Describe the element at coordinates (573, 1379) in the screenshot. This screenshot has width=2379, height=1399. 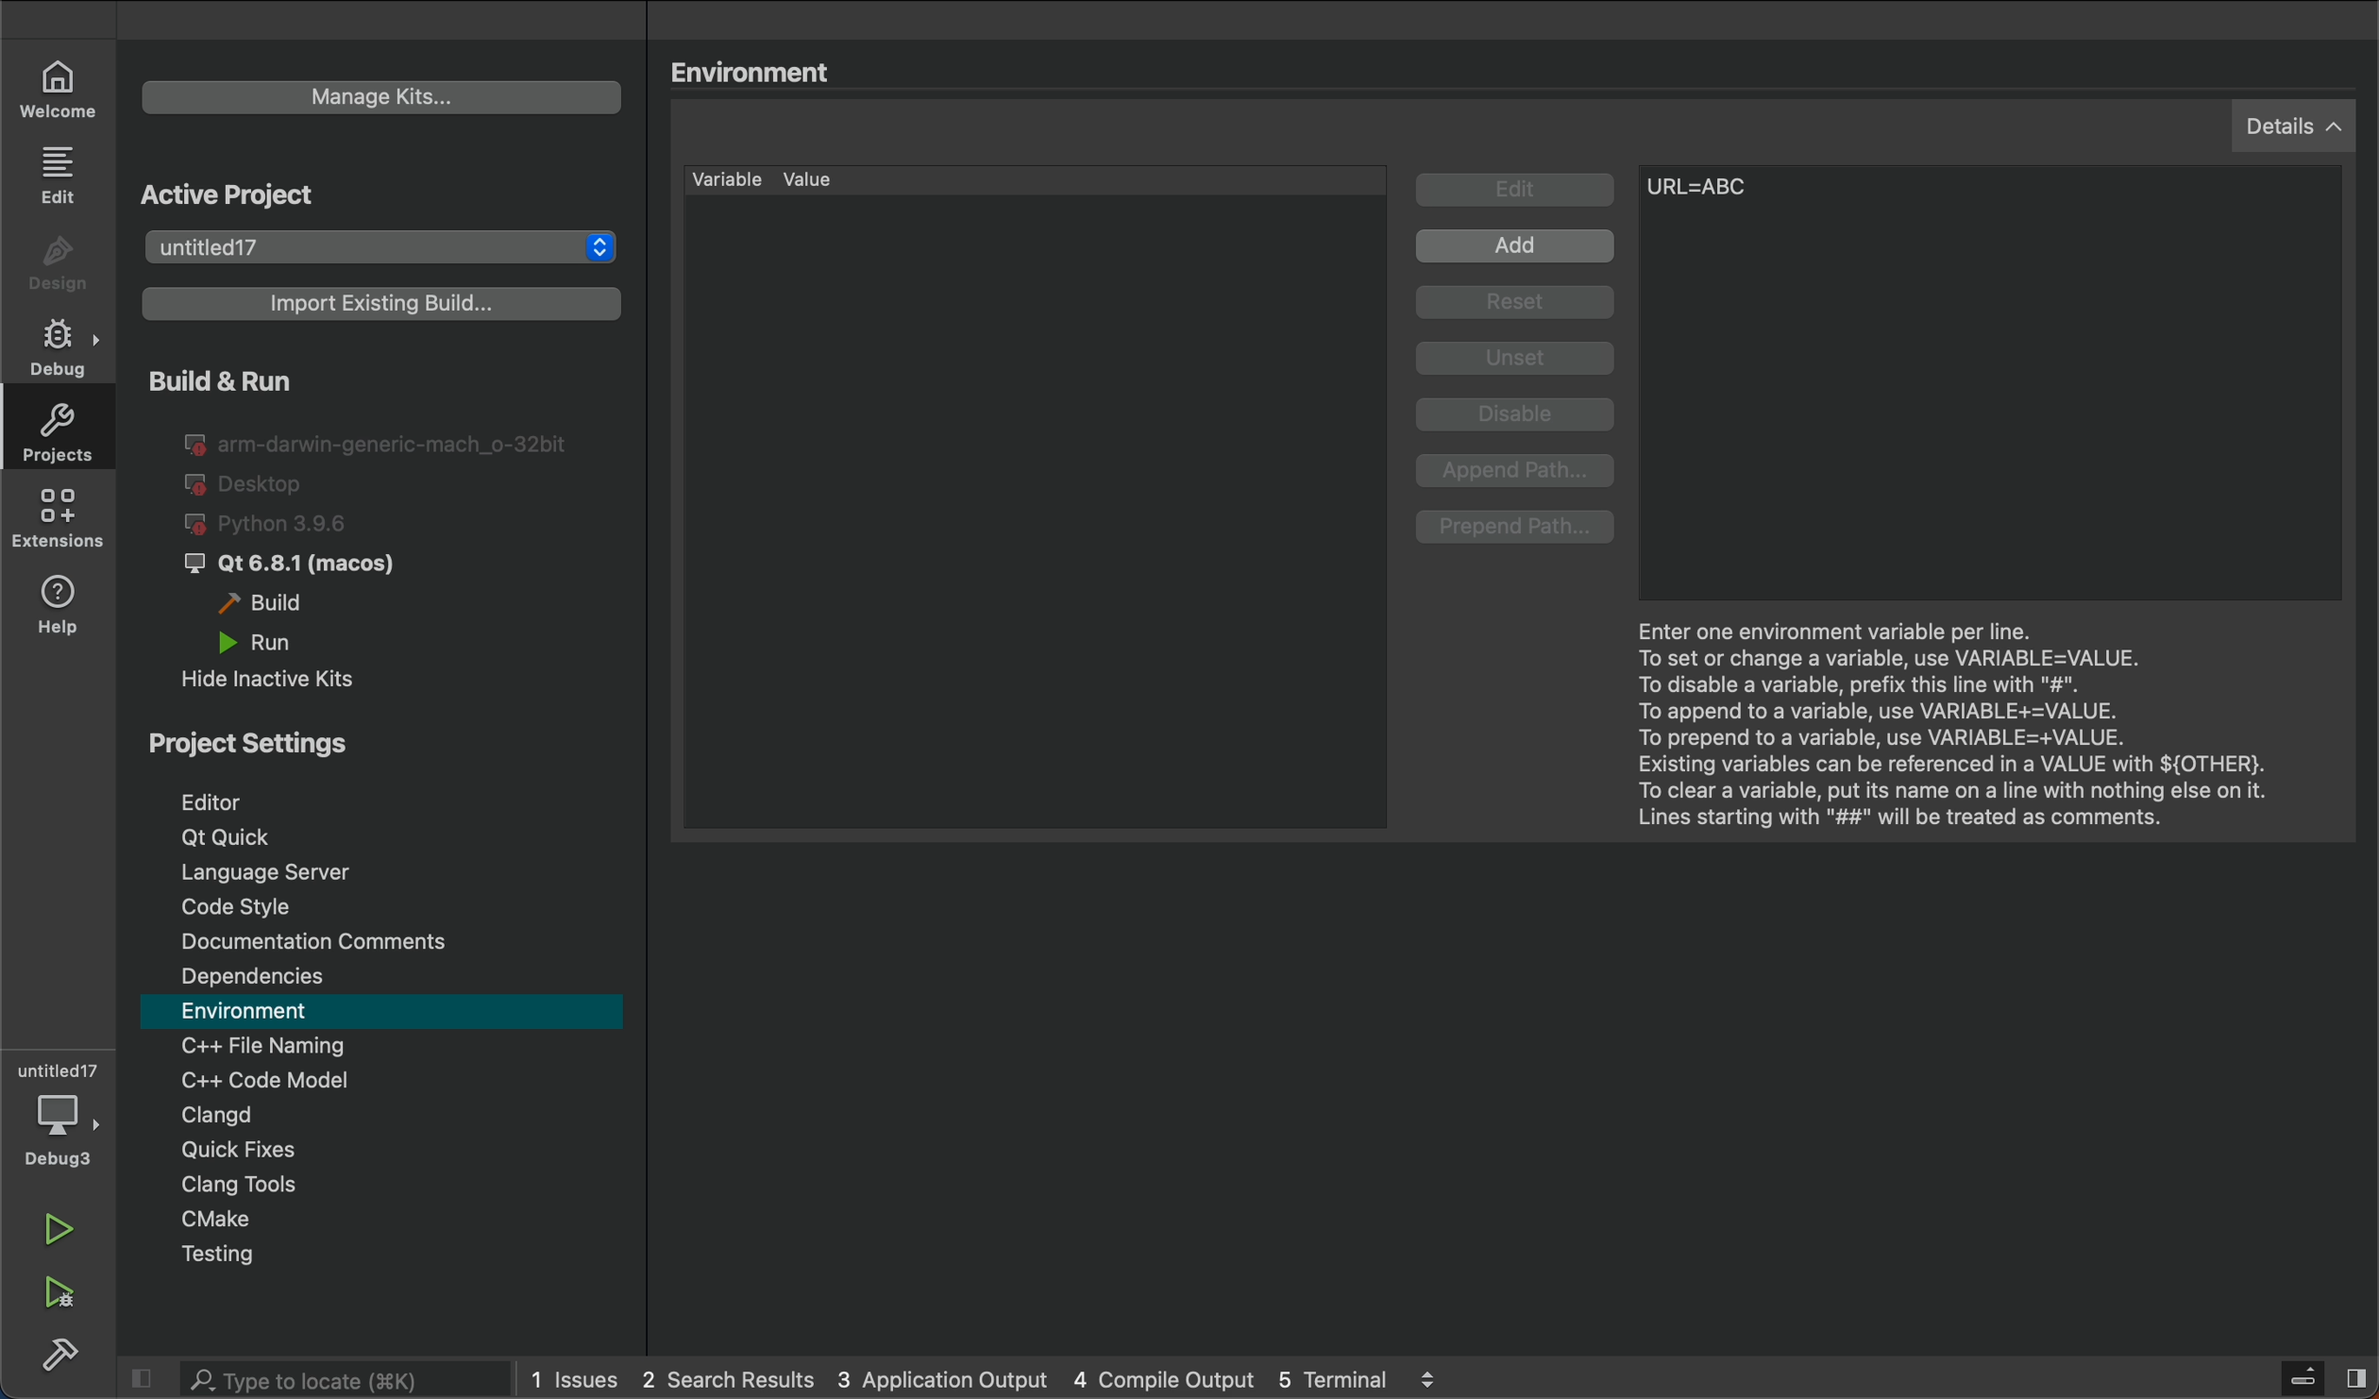
I see `issues` at that location.